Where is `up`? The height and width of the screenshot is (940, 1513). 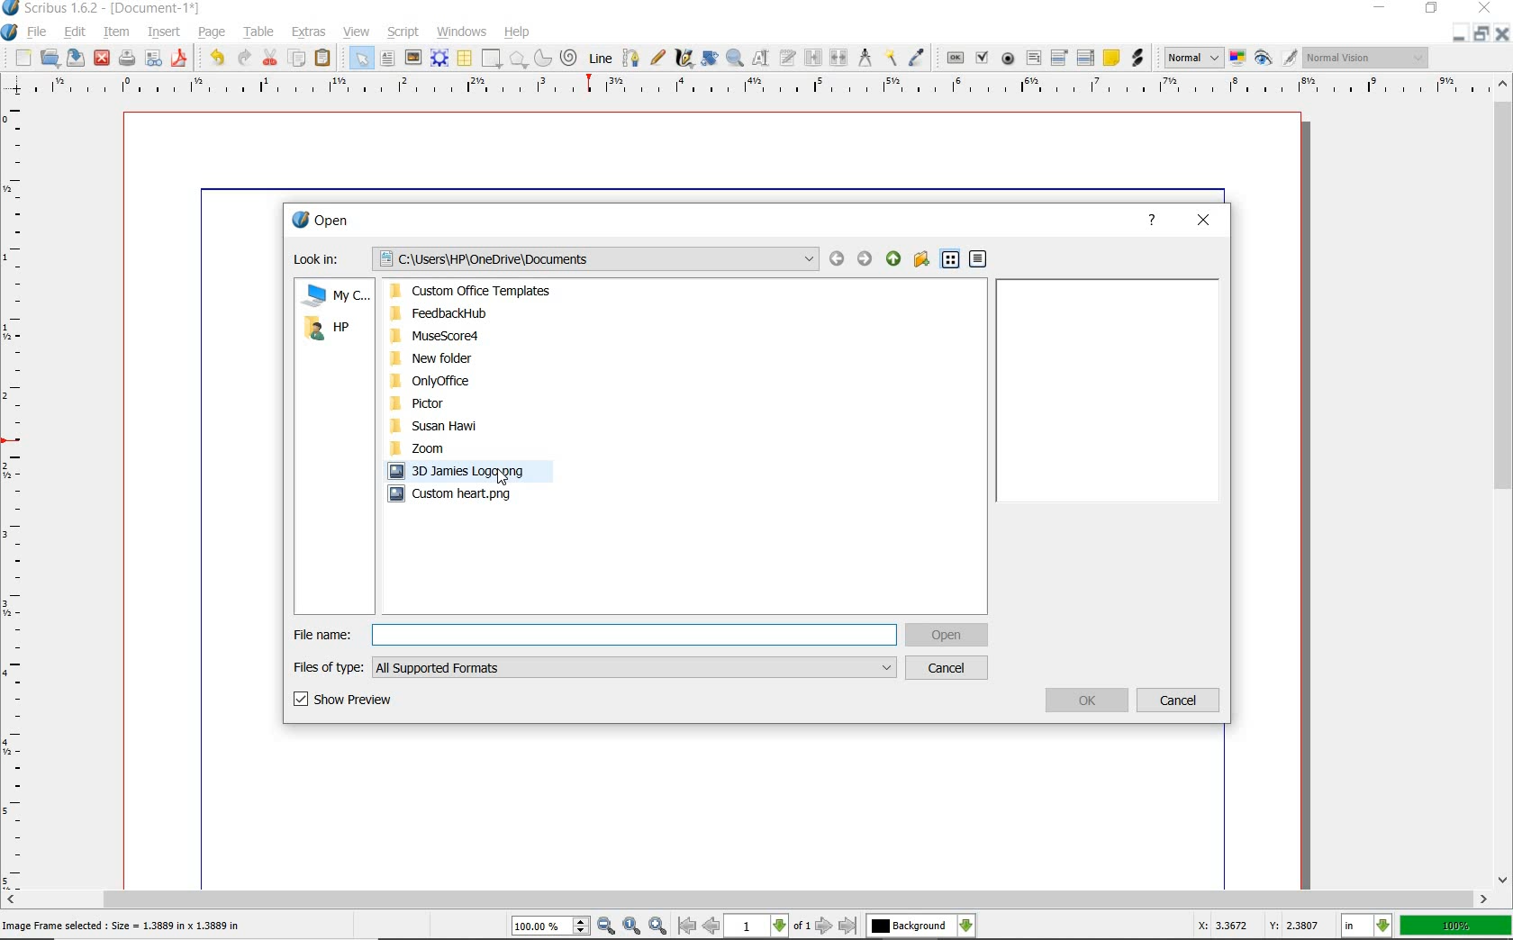 up is located at coordinates (894, 258).